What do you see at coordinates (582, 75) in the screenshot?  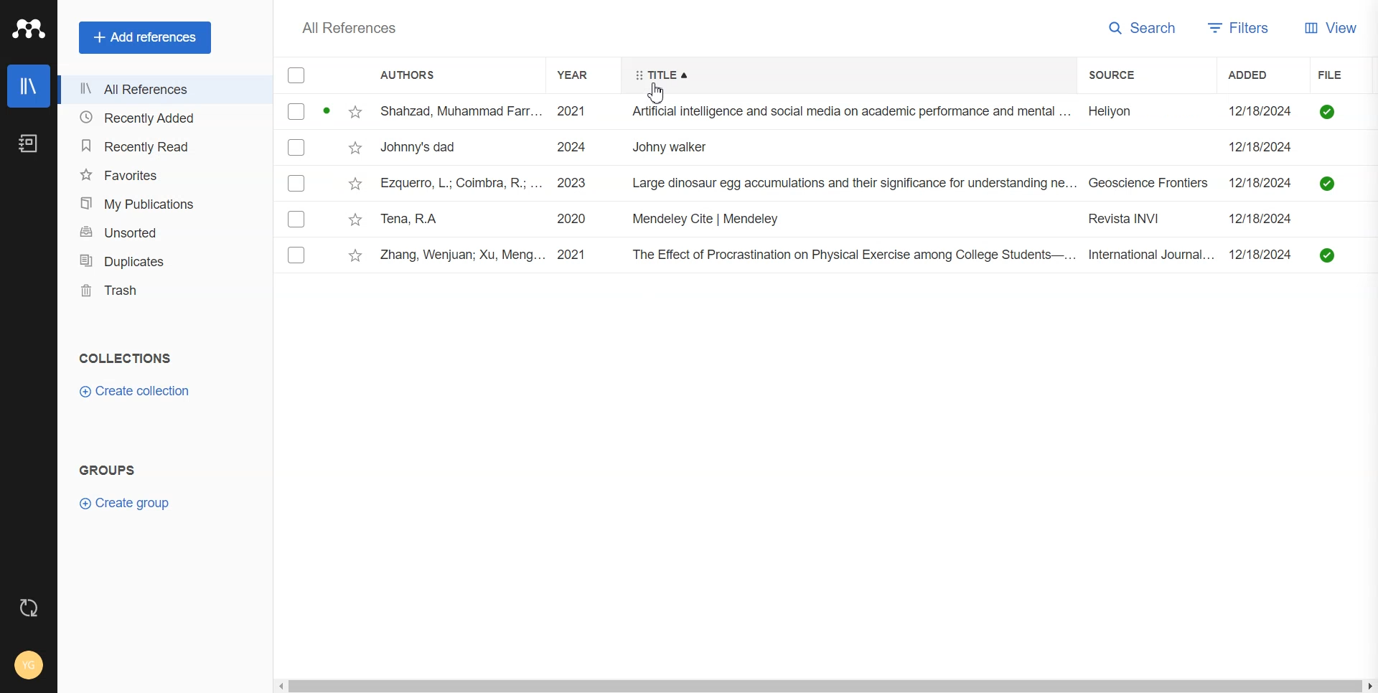 I see `Year` at bounding box center [582, 75].